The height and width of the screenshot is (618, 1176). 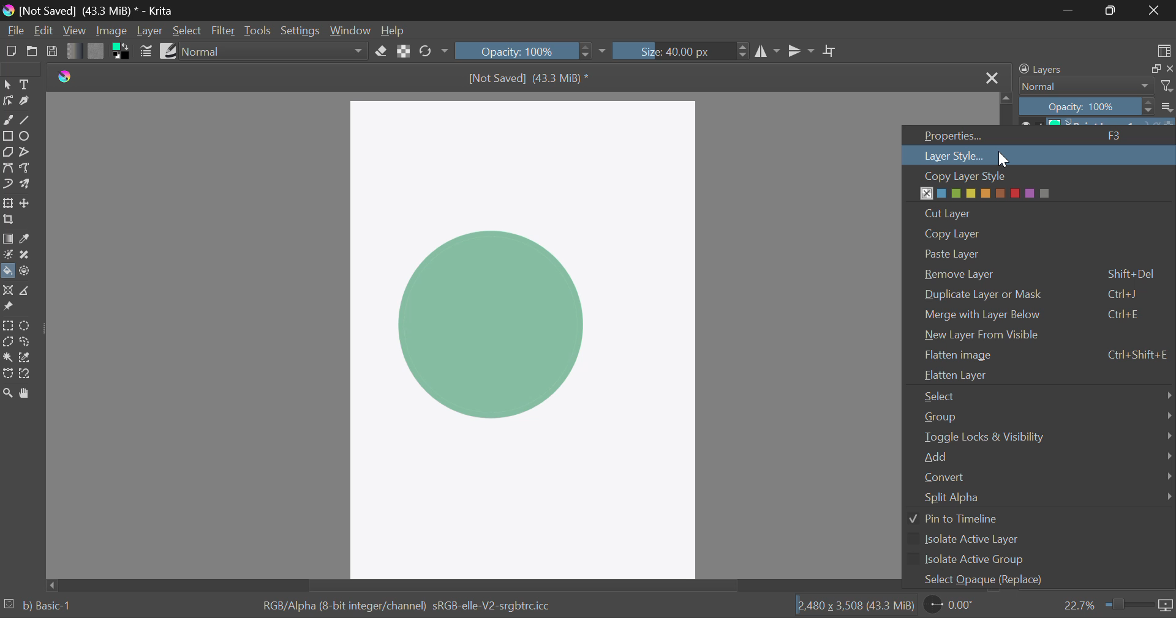 What do you see at coordinates (7, 220) in the screenshot?
I see `Crop` at bounding box center [7, 220].